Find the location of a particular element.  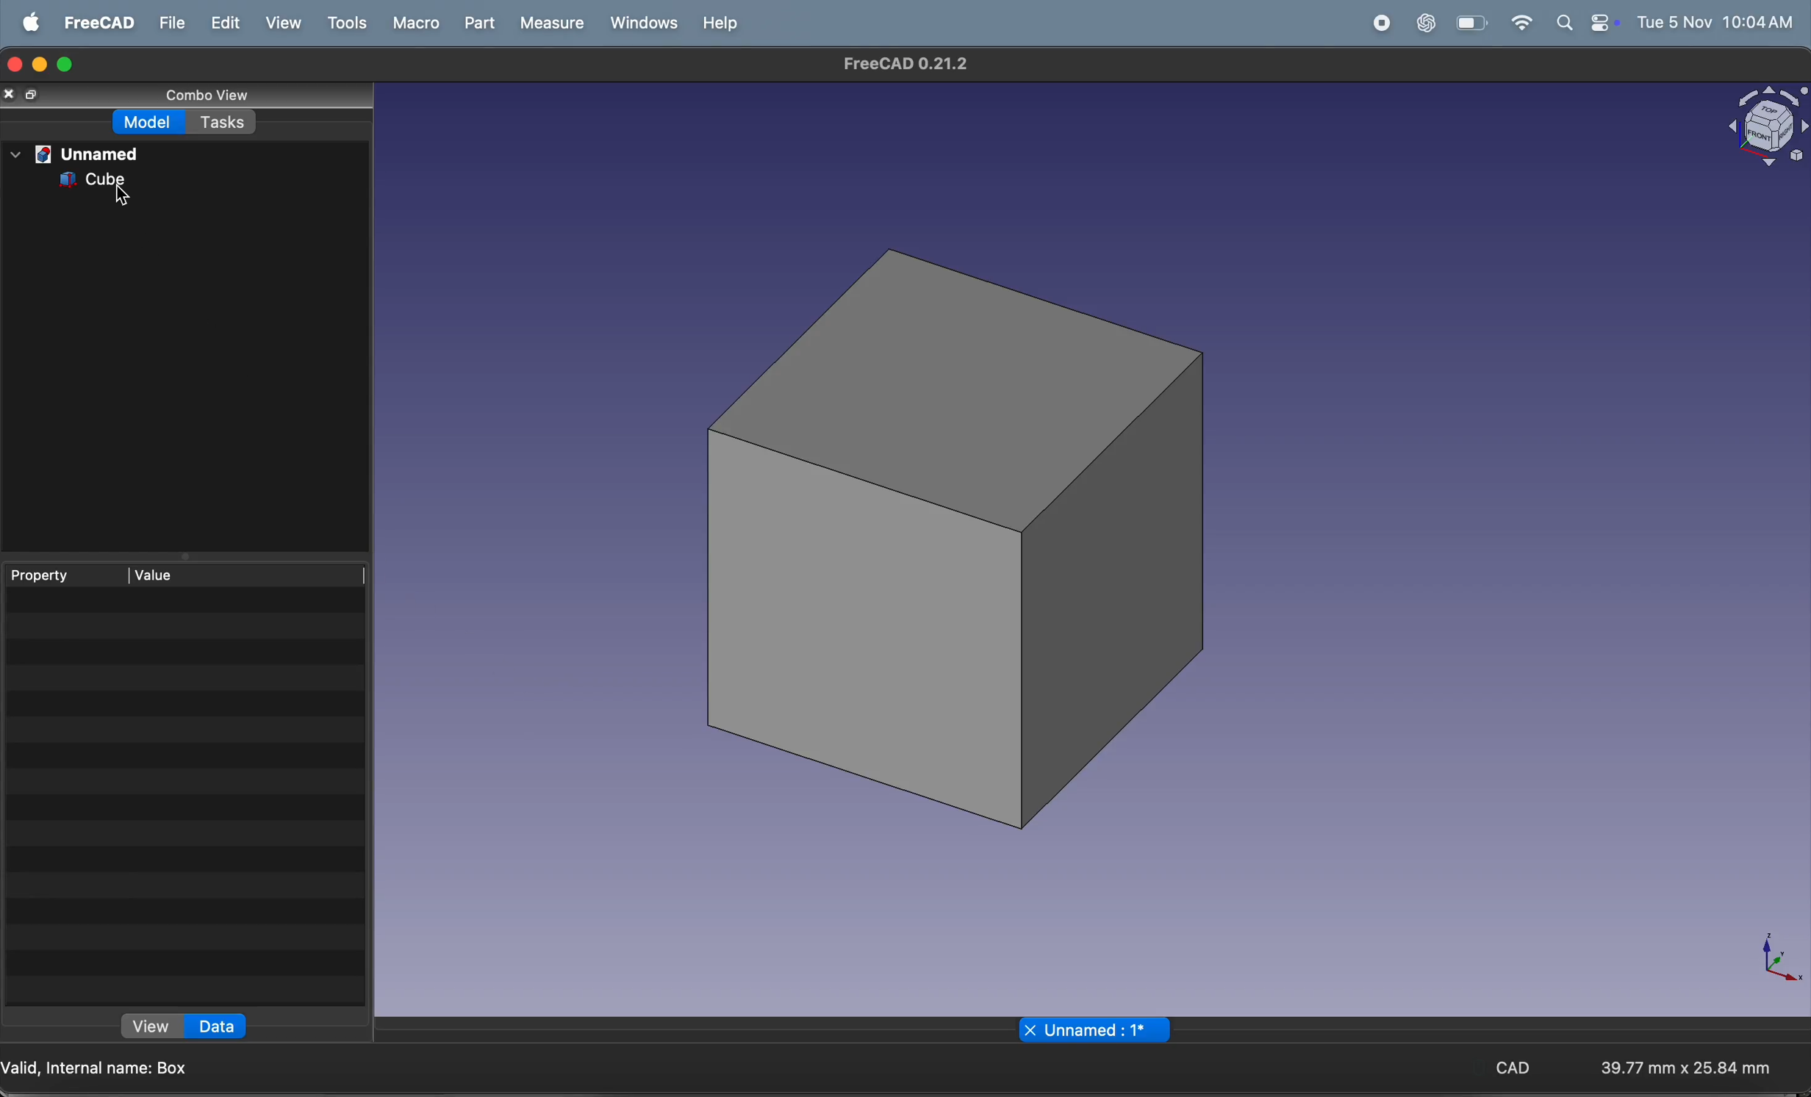

marco is located at coordinates (410, 21).